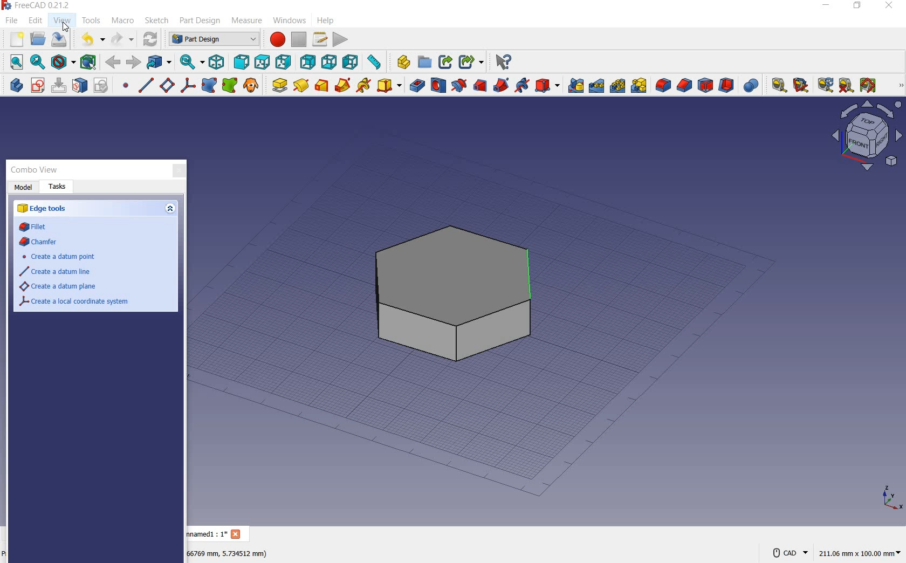 This screenshot has width=906, height=563. What do you see at coordinates (290, 22) in the screenshot?
I see `windows` at bounding box center [290, 22].